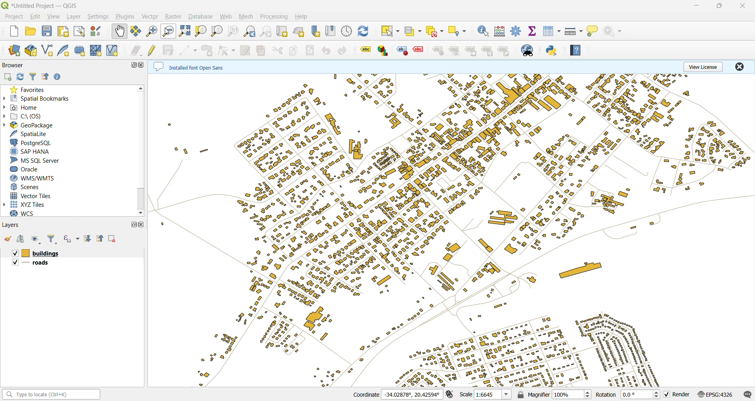 Image resolution: width=755 pixels, height=401 pixels. I want to click on zoom full, so click(184, 32).